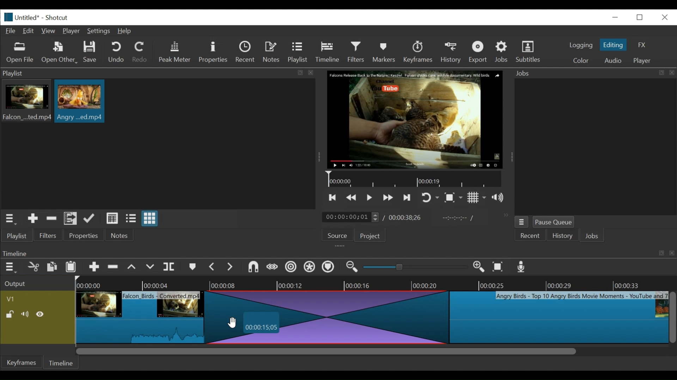 The height and width of the screenshot is (380, 677). What do you see at coordinates (176, 52) in the screenshot?
I see `Peak Meter` at bounding box center [176, 52].